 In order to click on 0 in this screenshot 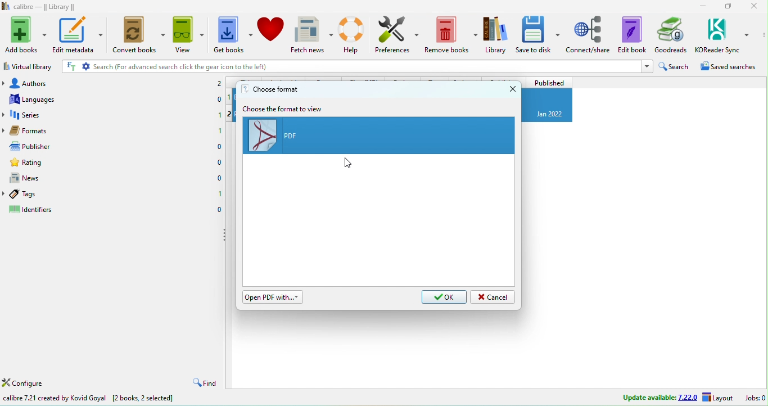, I will do `click(218, 163)`.